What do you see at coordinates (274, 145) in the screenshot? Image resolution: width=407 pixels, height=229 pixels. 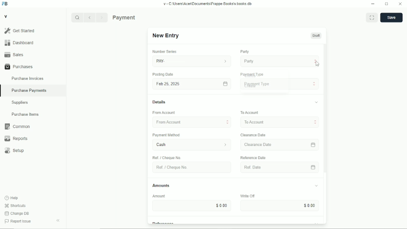 I see `Clearance Date` at bounding box center [274, 145].